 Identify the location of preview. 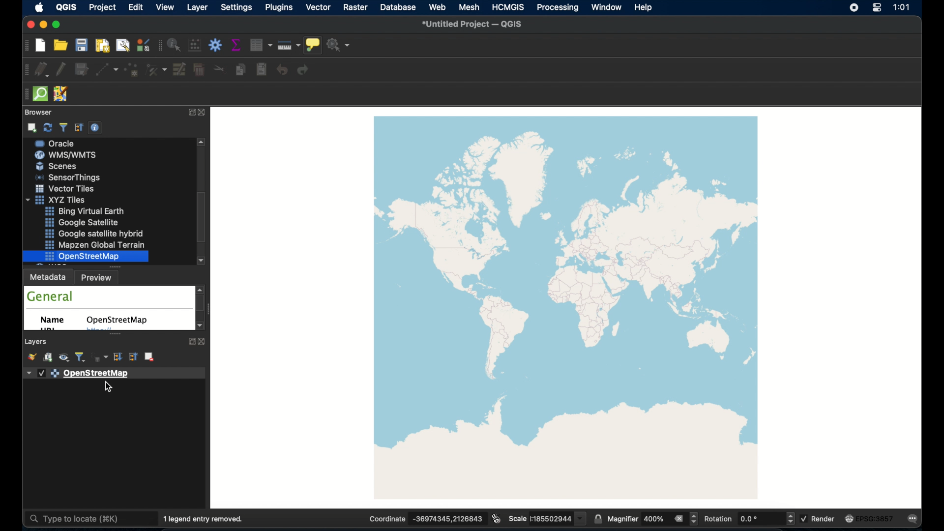
(98, 278).